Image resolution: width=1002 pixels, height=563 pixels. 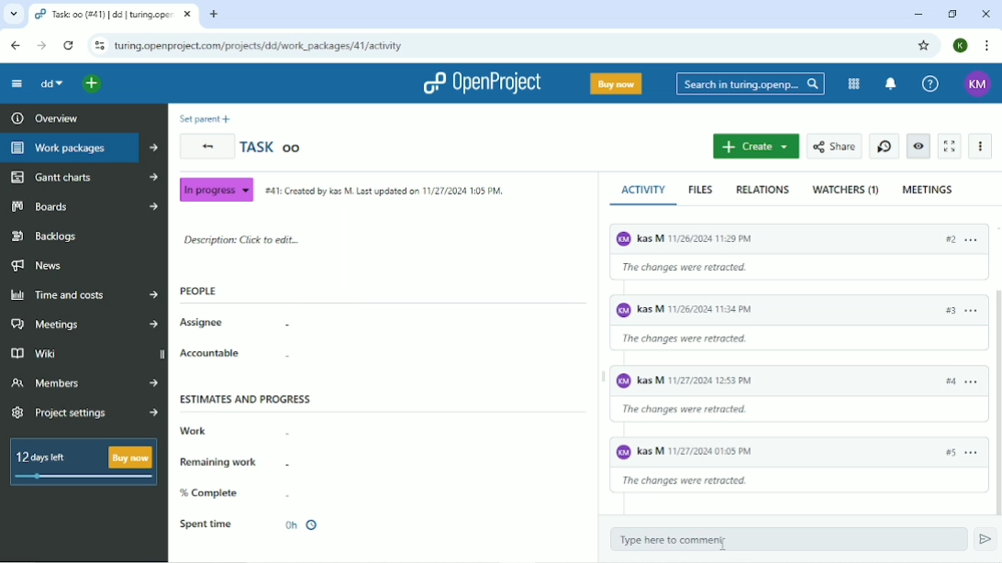 I want to click on Help, so click(x=930, y=83).